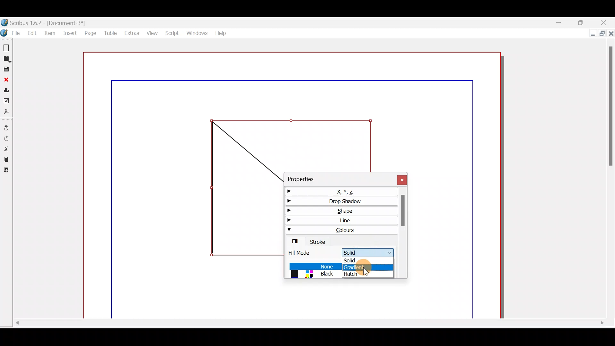 The width and height of the screenshot is (615, 346). I want to click on Gradient, so click(370, 268).